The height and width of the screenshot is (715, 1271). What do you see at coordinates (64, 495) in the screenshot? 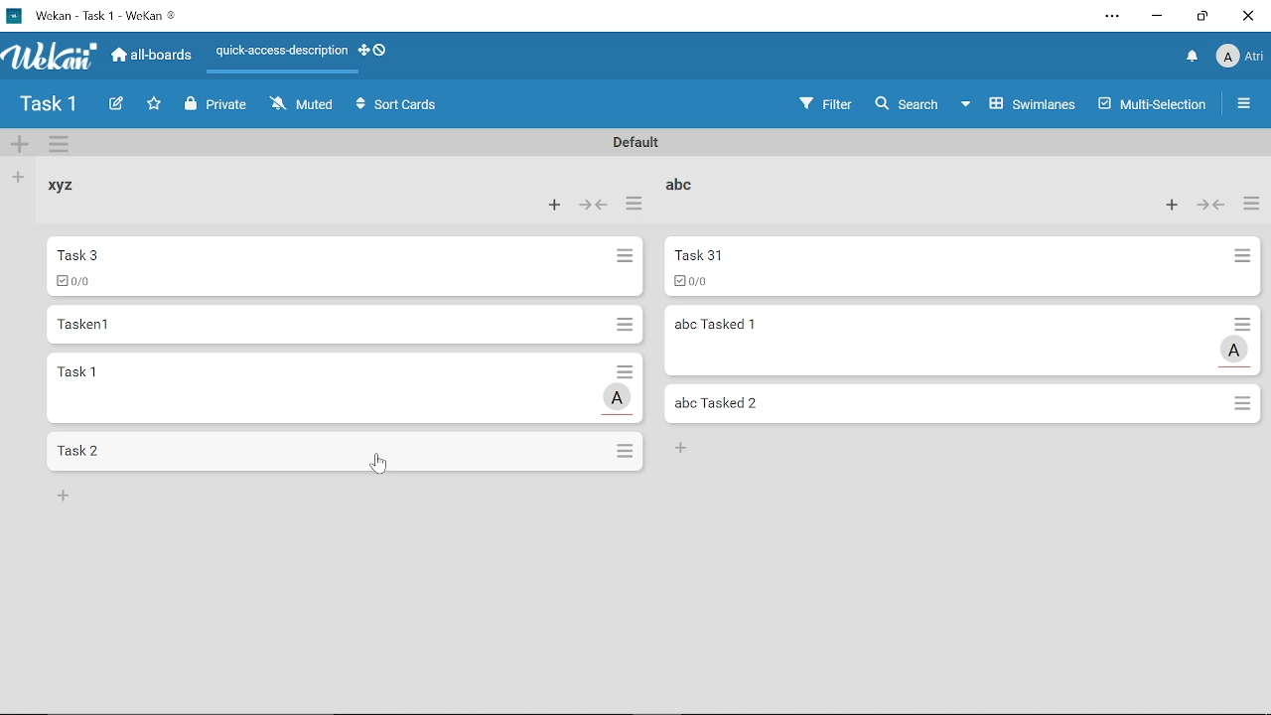
I see `New` at bounding box center [64, 495].